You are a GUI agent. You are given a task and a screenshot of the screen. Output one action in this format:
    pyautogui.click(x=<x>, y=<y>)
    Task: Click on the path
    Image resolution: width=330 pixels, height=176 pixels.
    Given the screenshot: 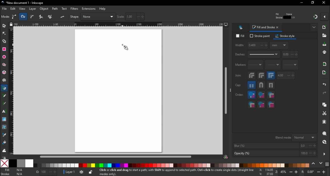 What is the action you would take?
    pyautogui.click(x=56, y=9)
    